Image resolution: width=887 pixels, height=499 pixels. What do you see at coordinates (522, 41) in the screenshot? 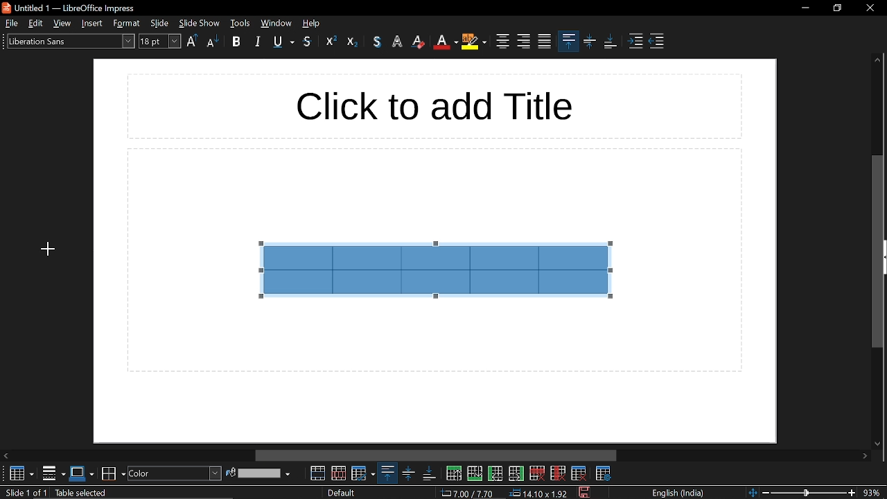
I see `align right` at bounding box center [522, 41].